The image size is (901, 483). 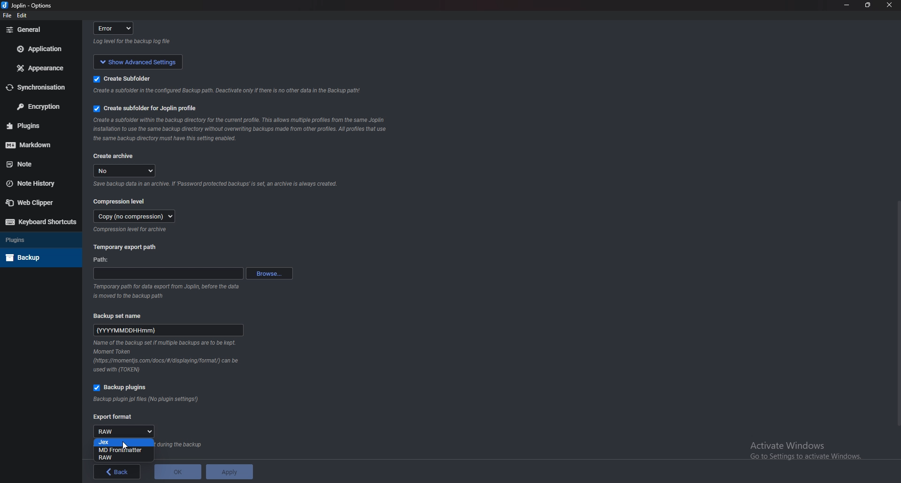 I want to click on path, so click(x=168, y=273).